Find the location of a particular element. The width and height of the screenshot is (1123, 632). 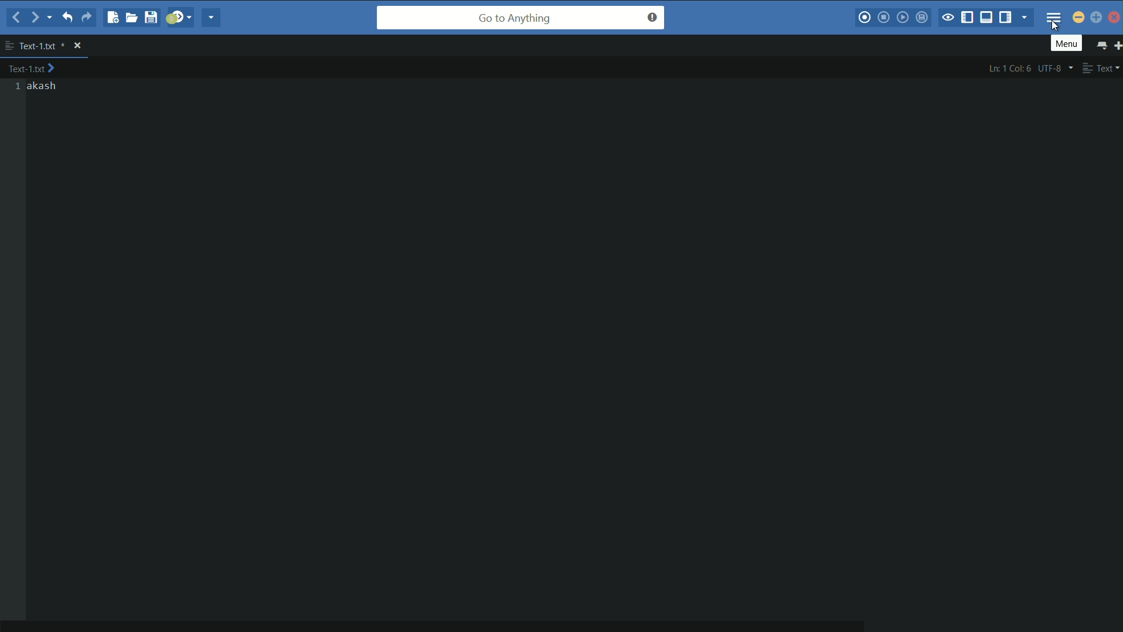

new file is located at coordinates (111, 17).